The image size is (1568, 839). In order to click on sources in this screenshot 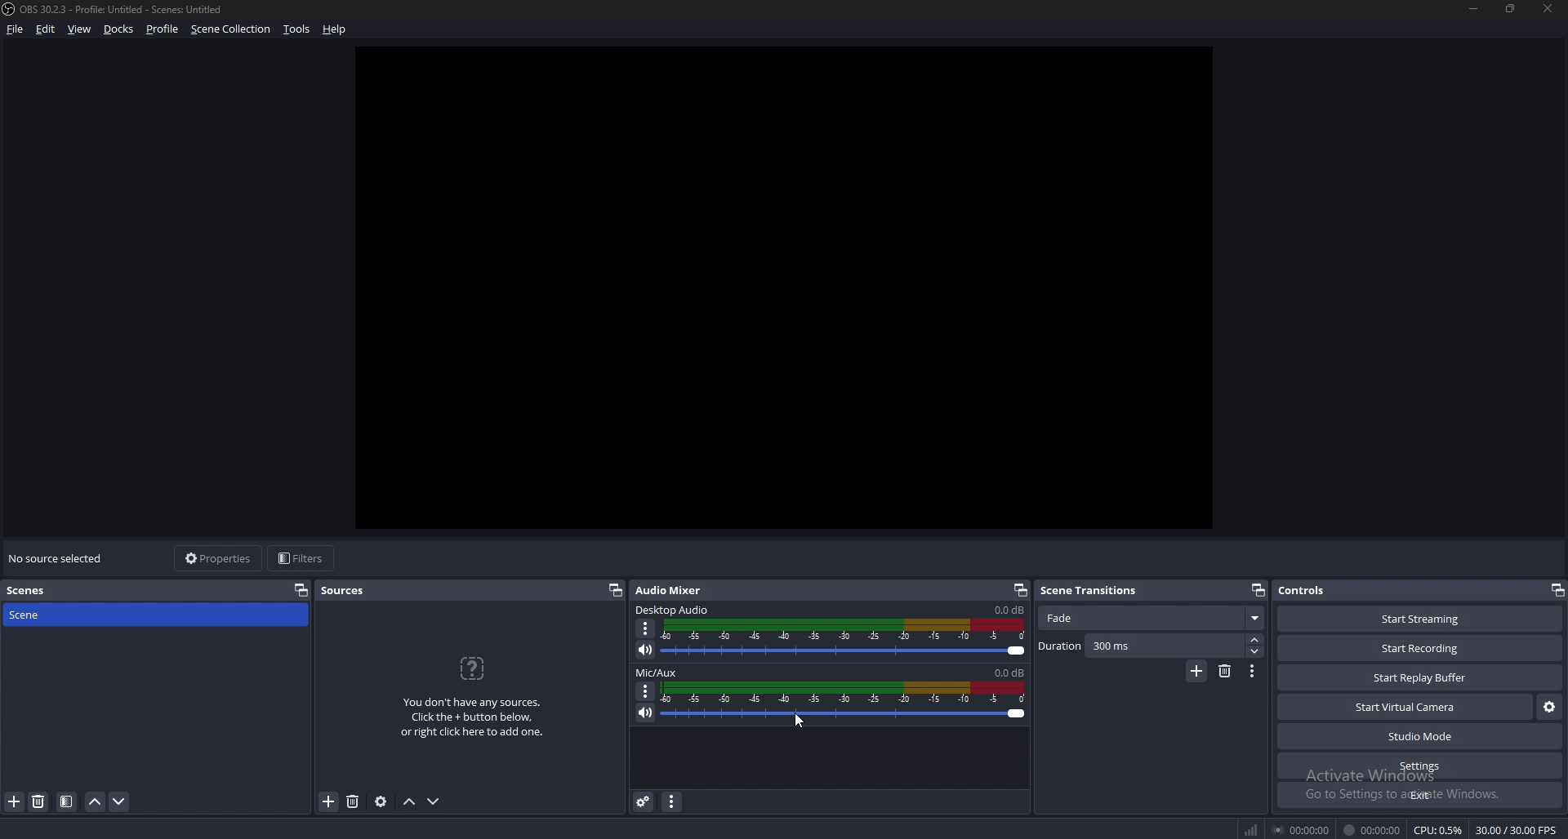, I will do `click(353, 588)`.